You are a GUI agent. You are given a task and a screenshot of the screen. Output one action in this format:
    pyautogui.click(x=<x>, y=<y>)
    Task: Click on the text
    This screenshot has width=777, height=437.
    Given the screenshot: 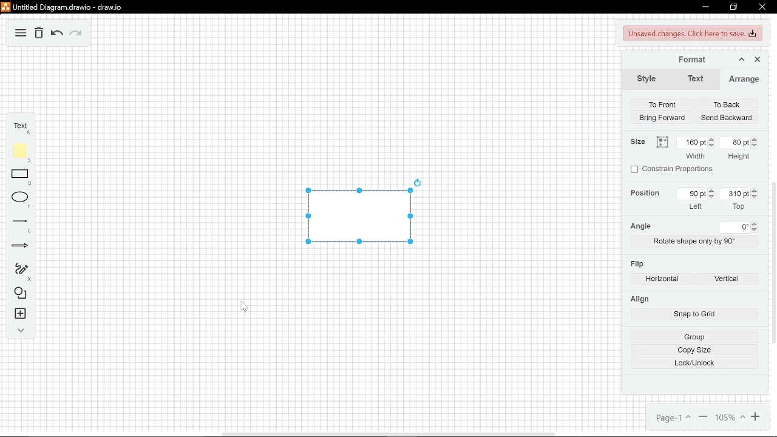 What is the action you would take?
    pyautogui.click(x=23, y=129)
    